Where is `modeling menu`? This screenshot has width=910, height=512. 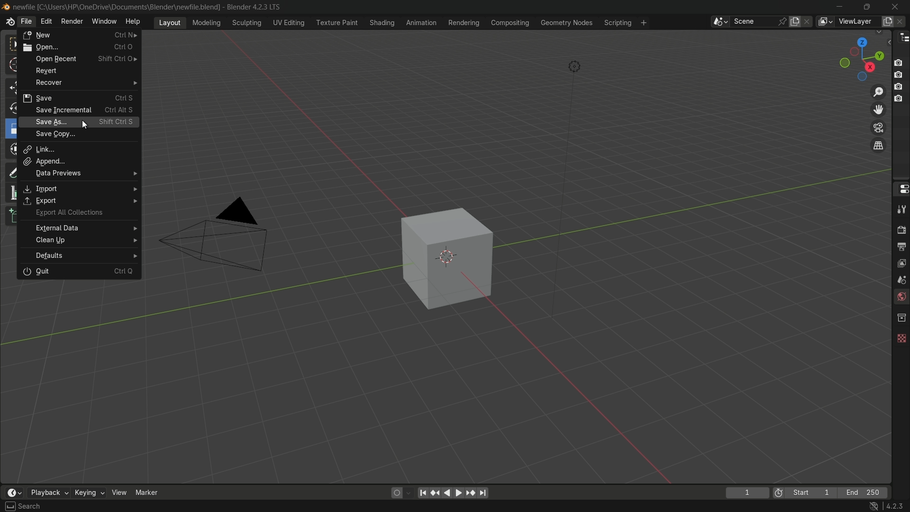 modeling menu is located at coordinates (207, 22).